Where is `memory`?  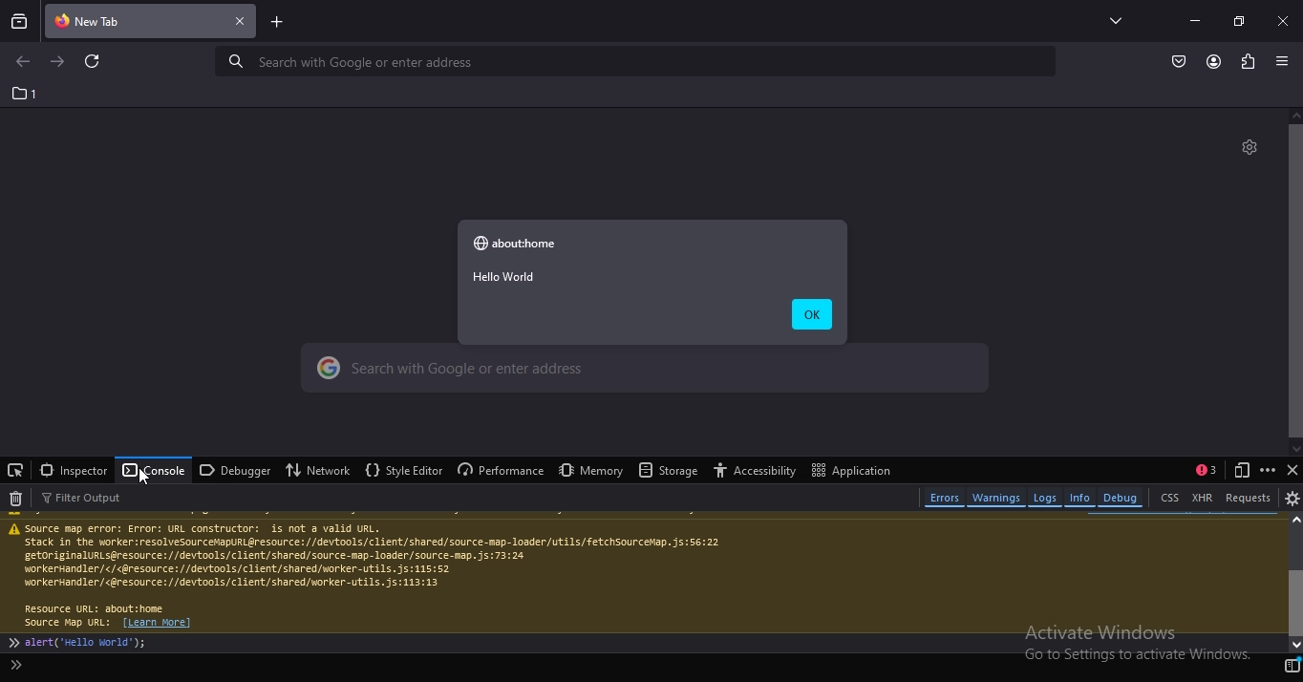
memory is located at coordinates (591, 469).